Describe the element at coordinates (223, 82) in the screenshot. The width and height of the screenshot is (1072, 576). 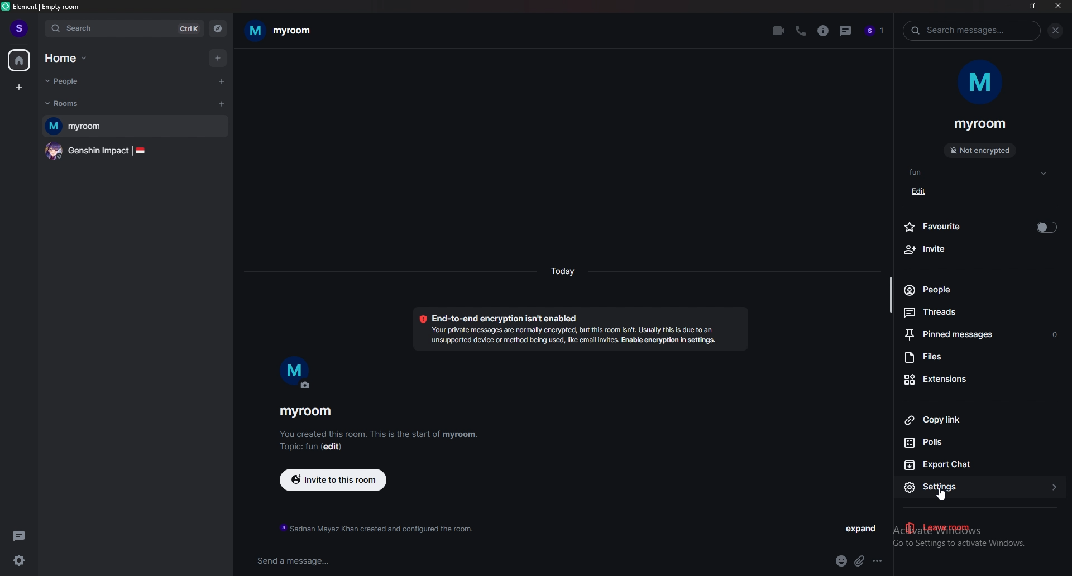
I see `start chat` at that location.